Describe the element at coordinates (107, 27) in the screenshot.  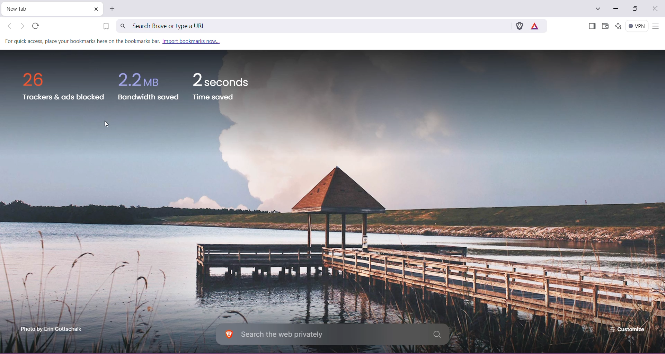
I see `Bookmark this Tab` at that location.